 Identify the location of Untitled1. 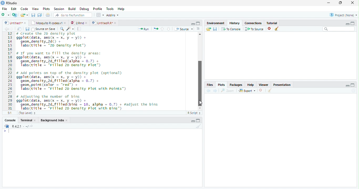
(12, 23).